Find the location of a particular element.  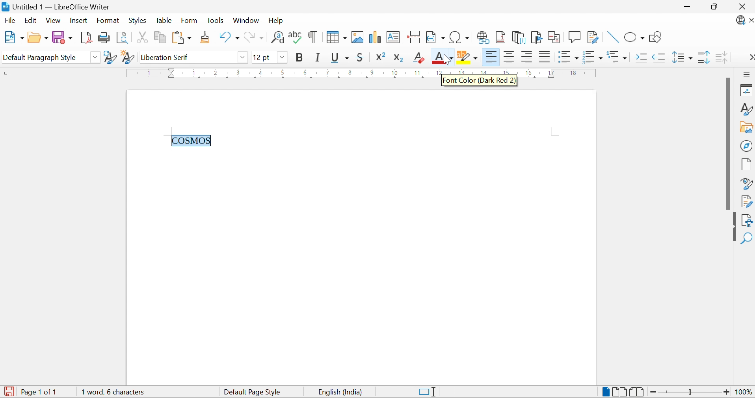

Insert Chart is located at coordinates (375, 37).